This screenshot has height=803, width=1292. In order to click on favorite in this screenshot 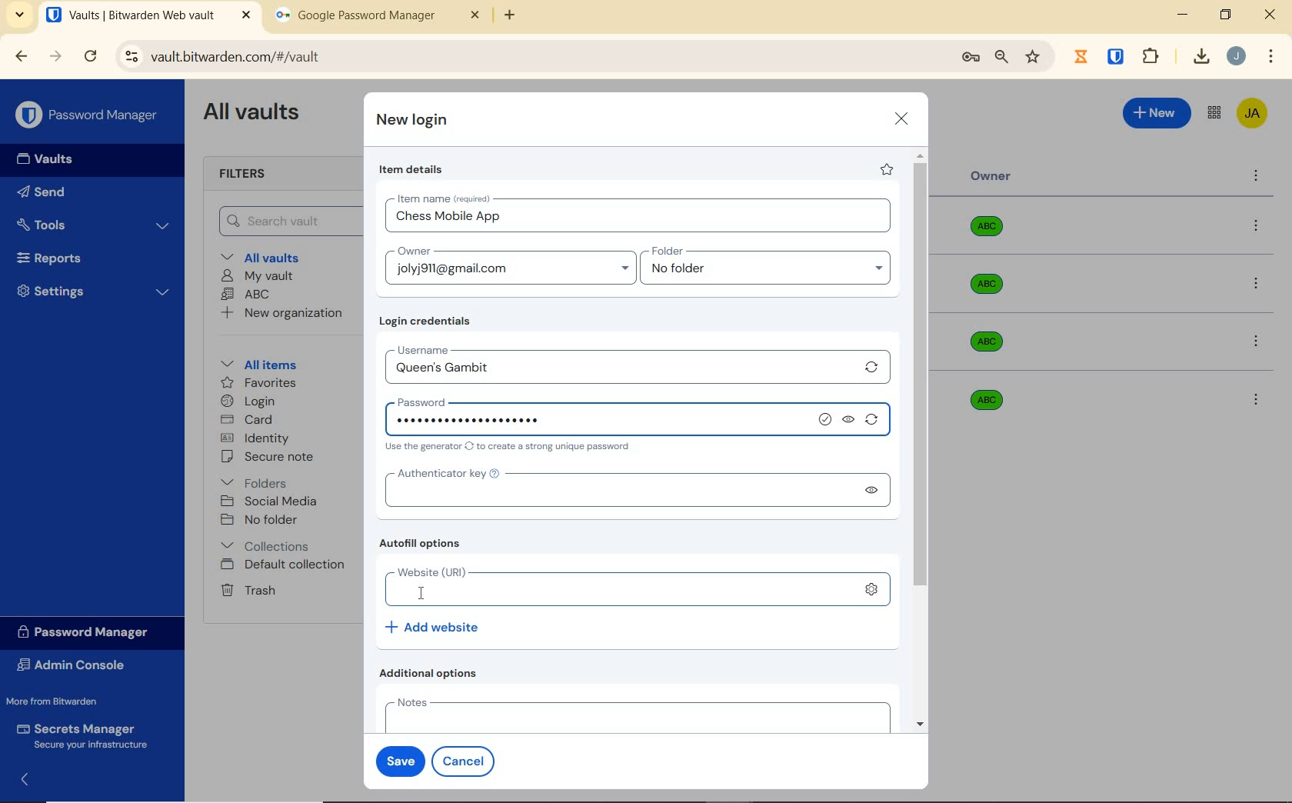, I will do `click(885, 169)`.